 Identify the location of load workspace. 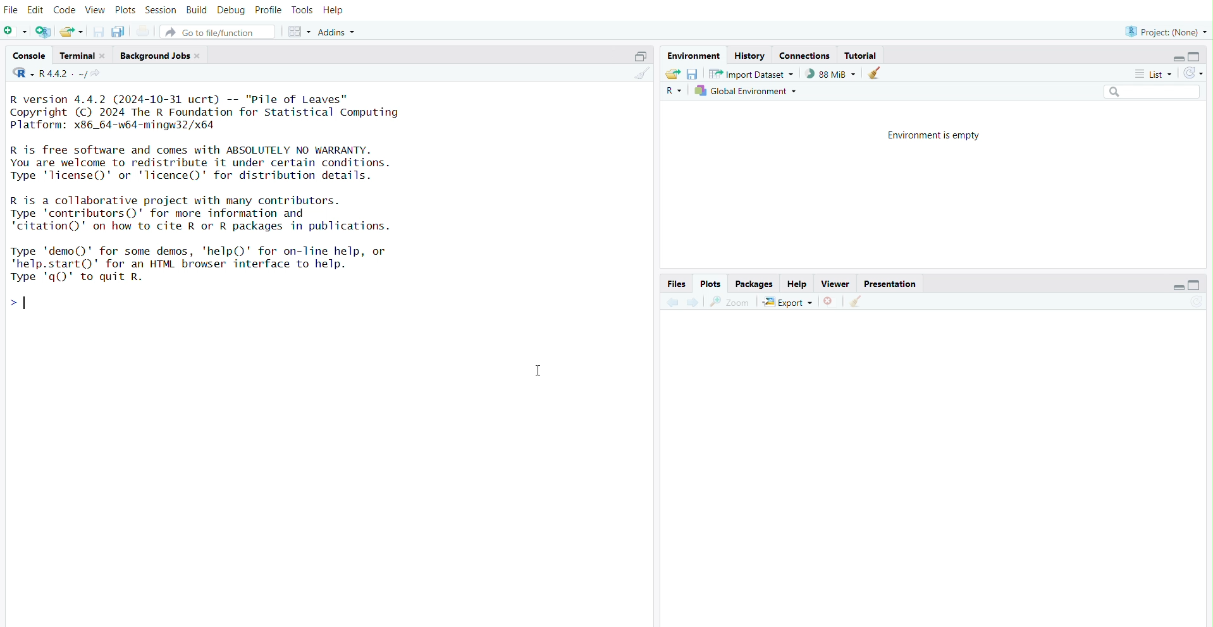
(671, 74).